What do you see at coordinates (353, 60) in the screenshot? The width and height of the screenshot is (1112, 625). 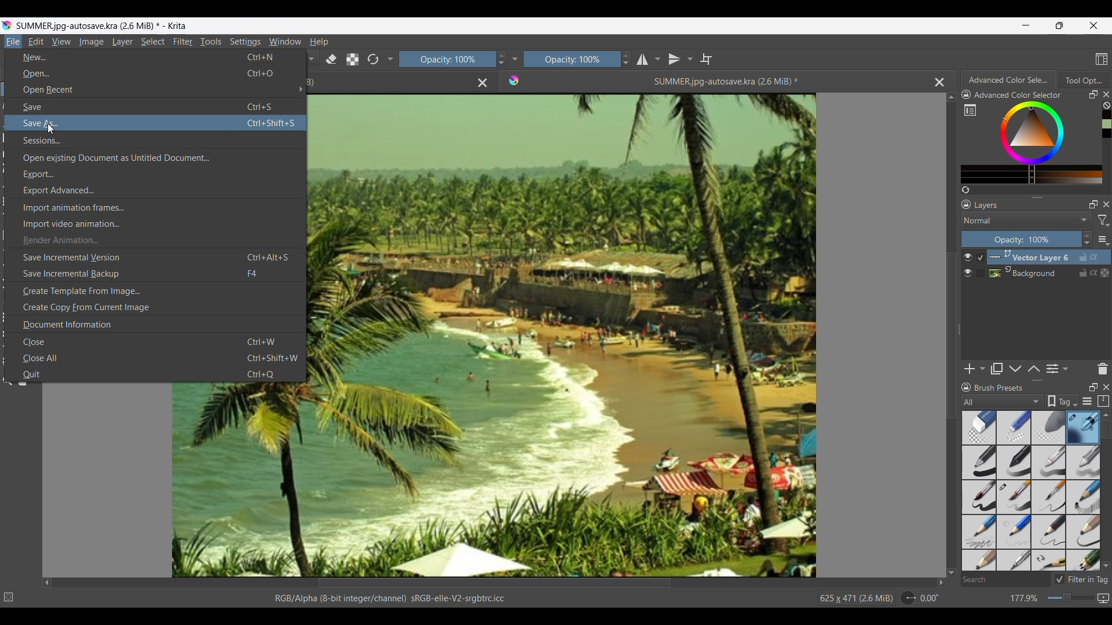 I see `Preserve Alpha` at bounding box center [353, 60].